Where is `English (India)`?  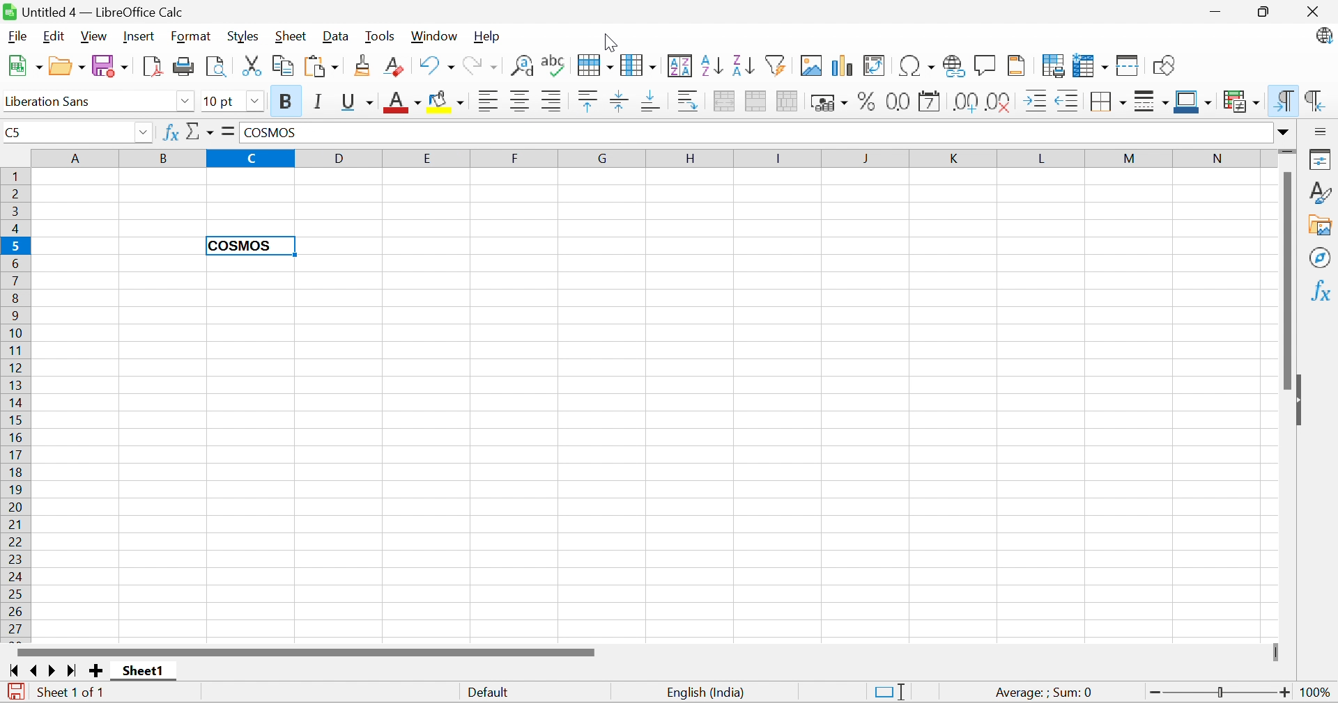 English (India) is located at coordinates (709, 692).